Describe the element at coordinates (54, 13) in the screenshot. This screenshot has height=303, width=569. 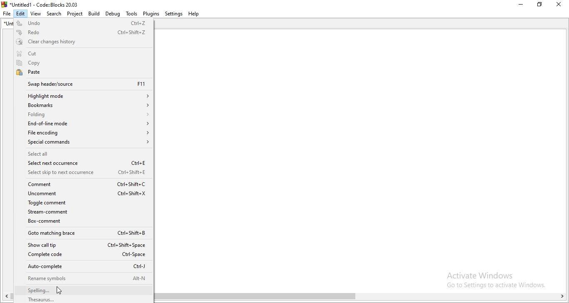
I see `search` at that location.